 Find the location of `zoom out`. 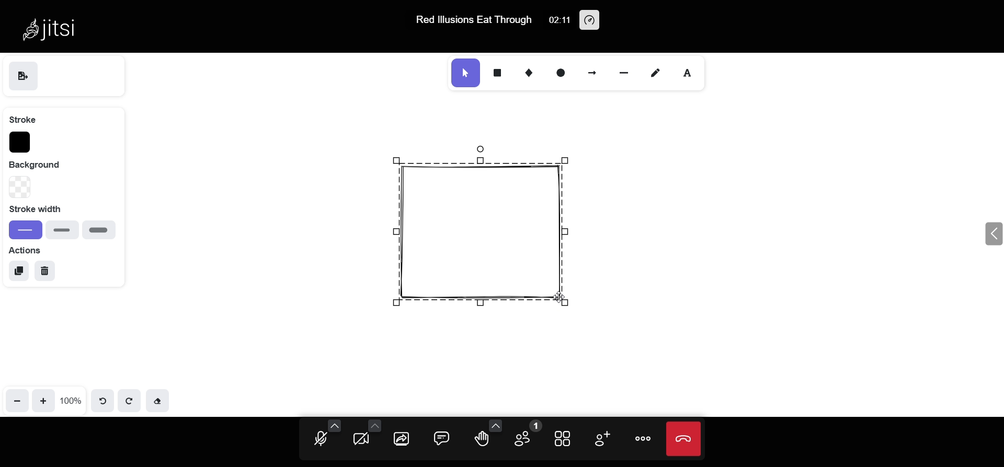

zoom out is located at coordinates (17, 400).